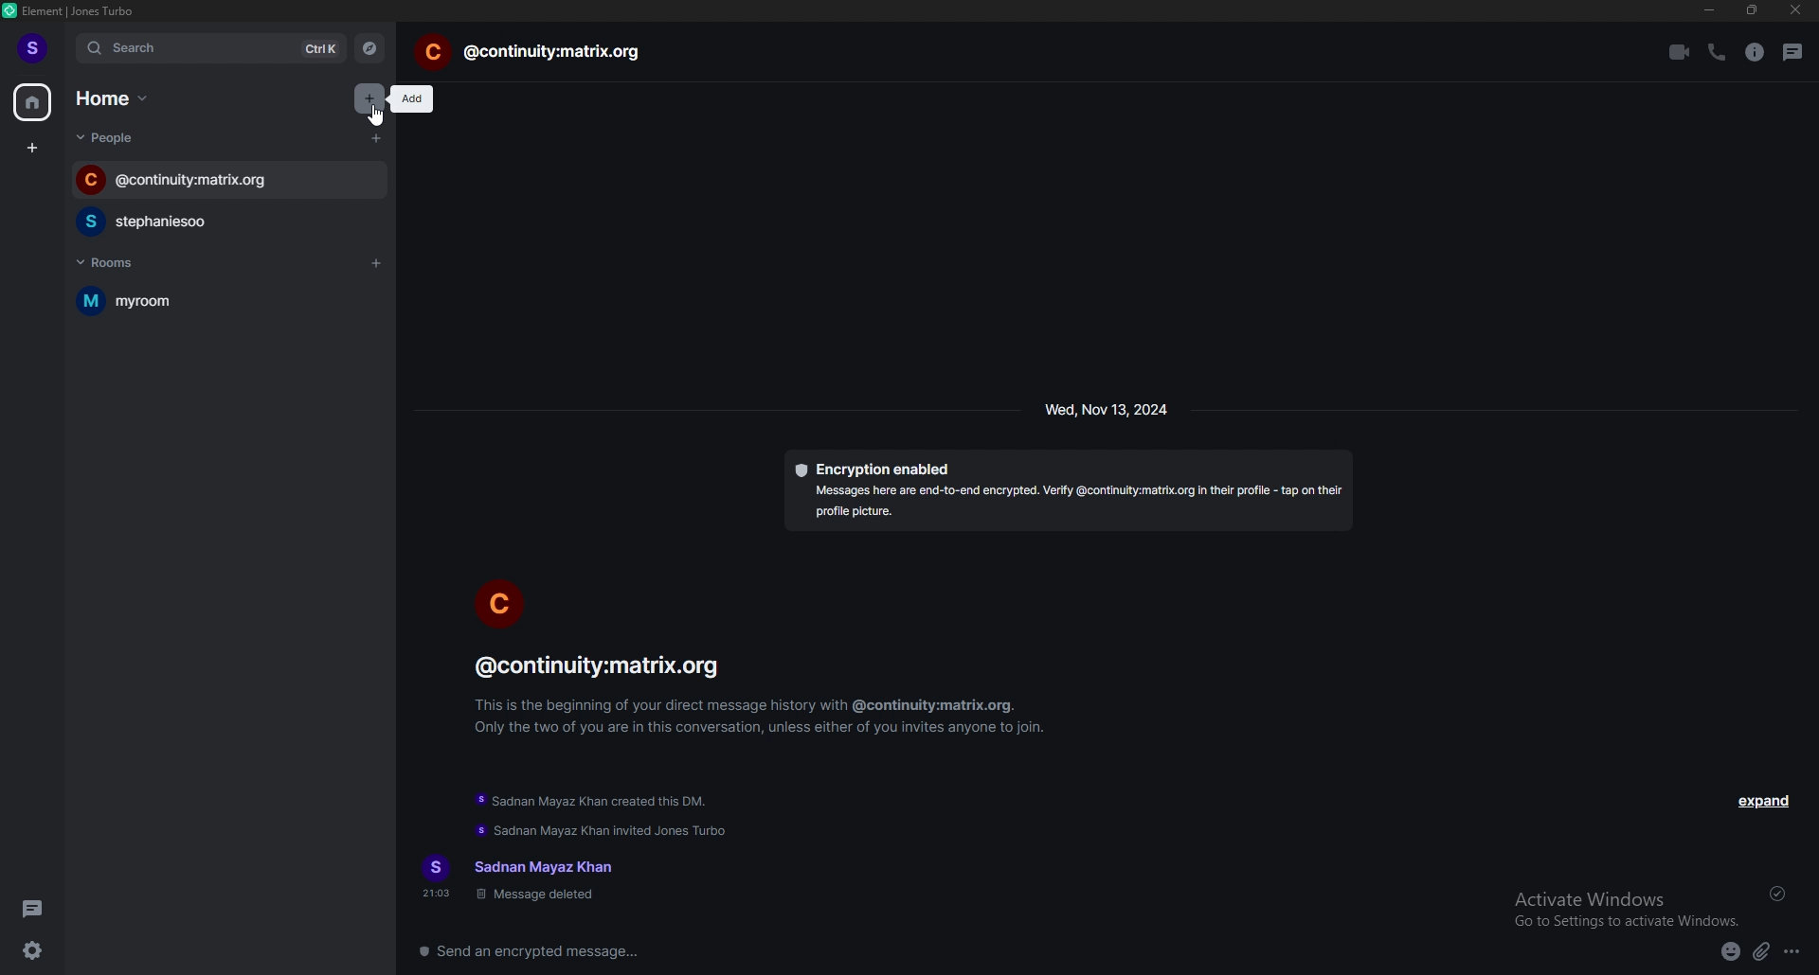 The height and width of the screenshot is (975, 1819). Describe the element at coordinates (500, 601) in the screenshot. I see `profile photo` at that location.